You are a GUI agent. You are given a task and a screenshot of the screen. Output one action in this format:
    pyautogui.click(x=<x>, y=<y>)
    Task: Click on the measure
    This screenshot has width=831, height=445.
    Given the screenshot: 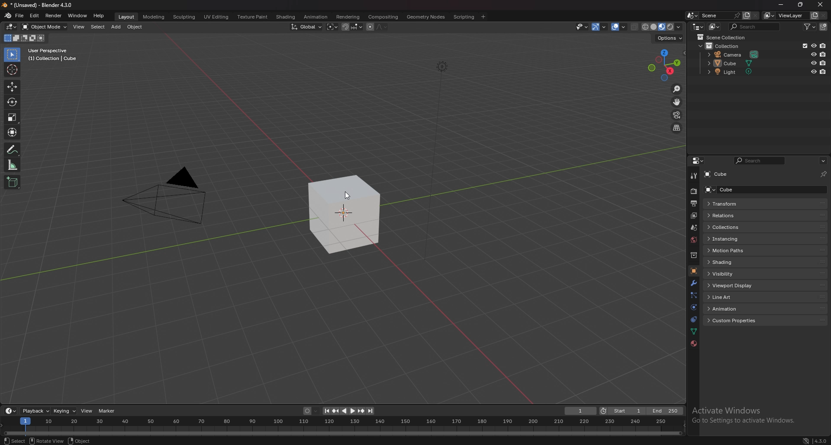 What is the action you would take?
    pyautogui.click(x=13, y=165)
    